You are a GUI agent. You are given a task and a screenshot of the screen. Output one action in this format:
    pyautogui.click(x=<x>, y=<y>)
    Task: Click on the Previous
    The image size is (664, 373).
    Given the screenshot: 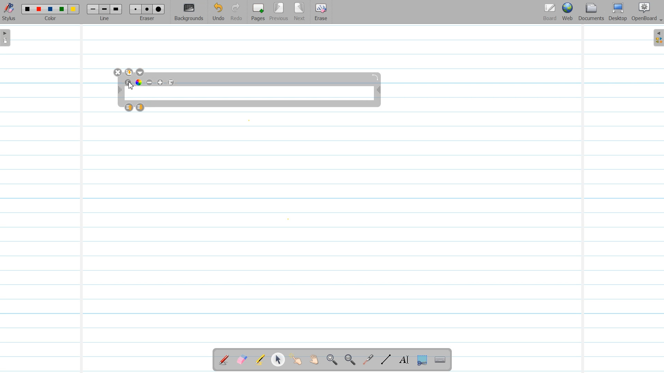 What is the action you would take?
    pyautogui.click(x=280, y=12)
    